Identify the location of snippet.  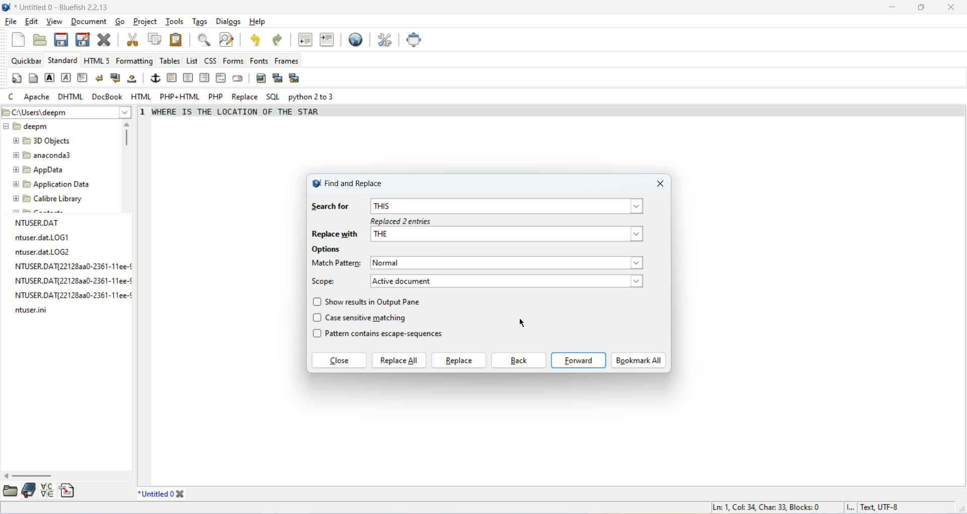
(66, 491).